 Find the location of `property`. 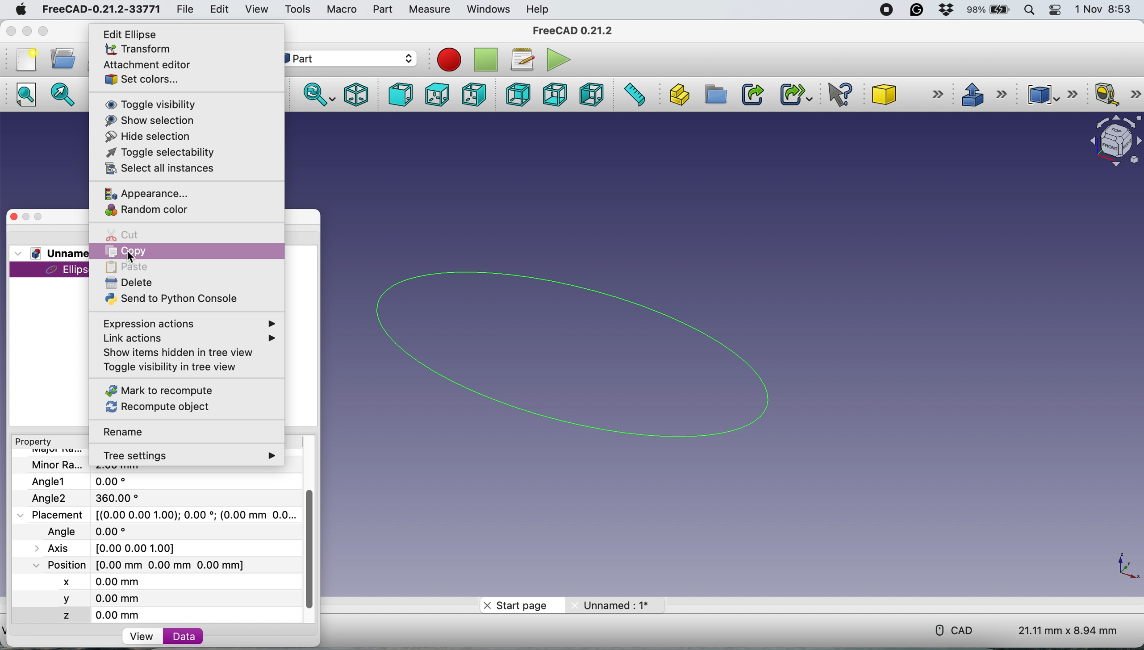

property is located at coordinates (35, 442).